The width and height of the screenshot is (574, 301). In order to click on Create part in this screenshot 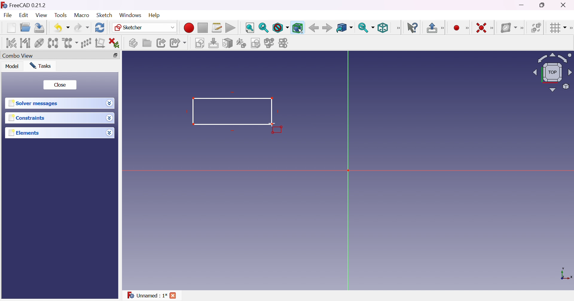, I will do `click(133, 42)`.